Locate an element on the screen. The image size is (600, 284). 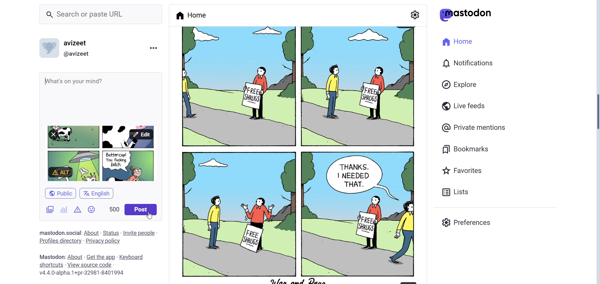
Search Bar is located at coordinates (101, 15).